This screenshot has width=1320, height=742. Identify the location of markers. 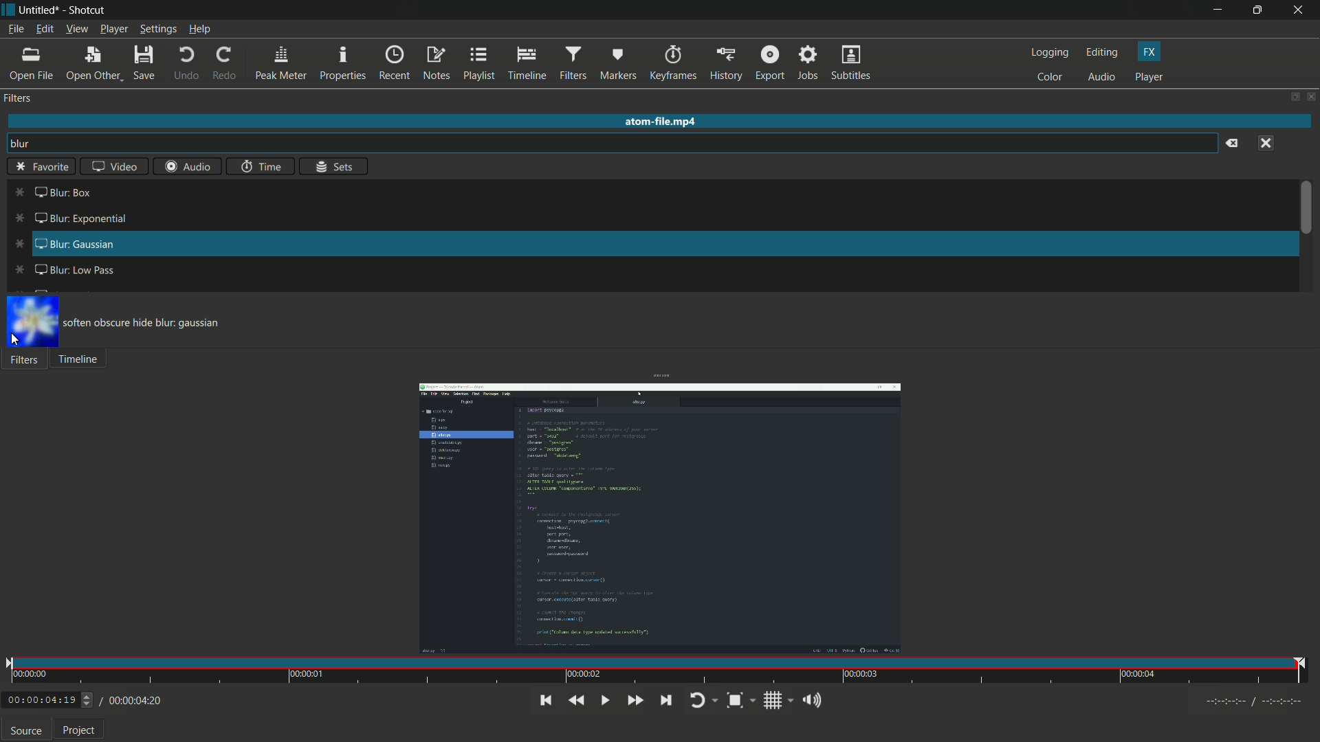
(617, 66).